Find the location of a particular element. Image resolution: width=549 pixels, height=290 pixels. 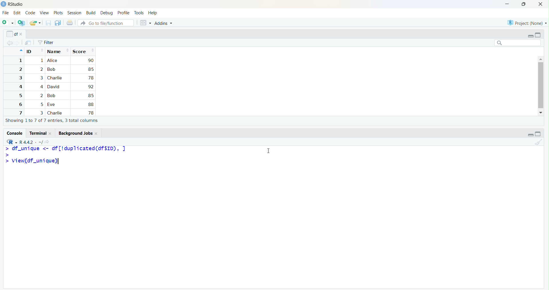

> df_unique <- dr['duplicated(drsIiD), | is located at coordinates (70, 148).